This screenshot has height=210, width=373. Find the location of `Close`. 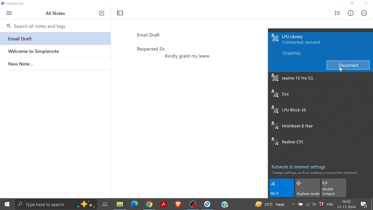

Close is located at coordinates (365, 4).